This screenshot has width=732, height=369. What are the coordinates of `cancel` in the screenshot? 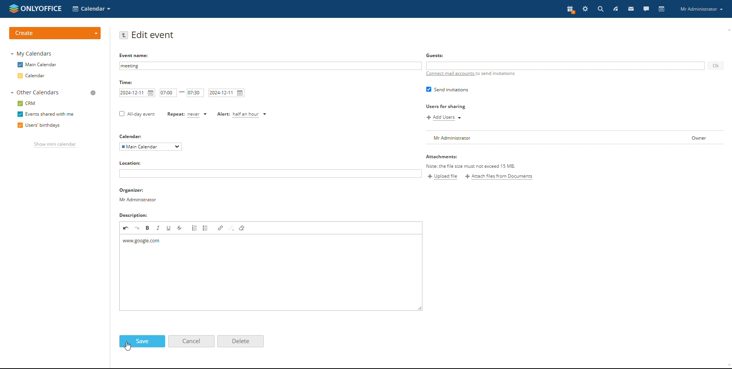 It's located at (192, 341).